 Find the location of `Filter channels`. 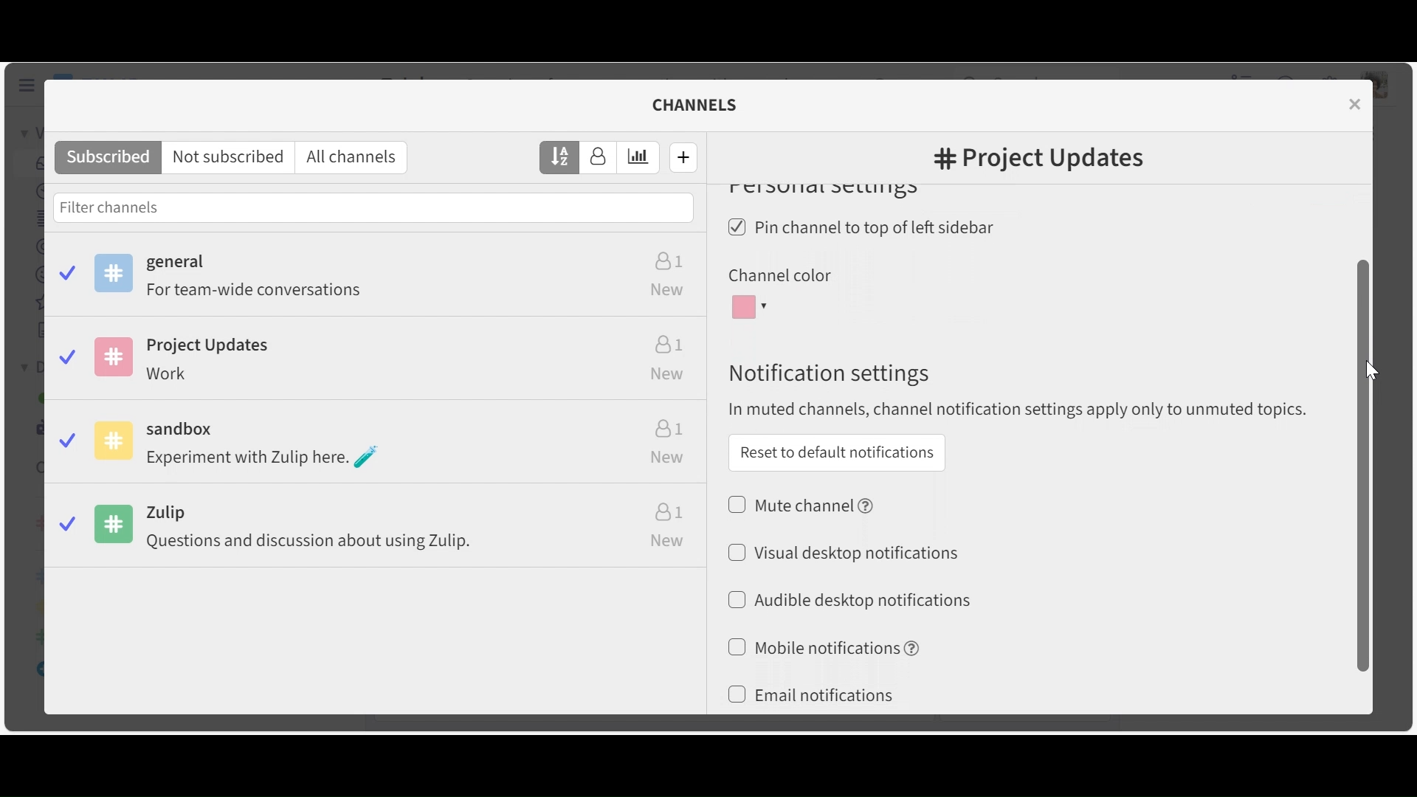

Filter channels is located at coordinates (373, 207).